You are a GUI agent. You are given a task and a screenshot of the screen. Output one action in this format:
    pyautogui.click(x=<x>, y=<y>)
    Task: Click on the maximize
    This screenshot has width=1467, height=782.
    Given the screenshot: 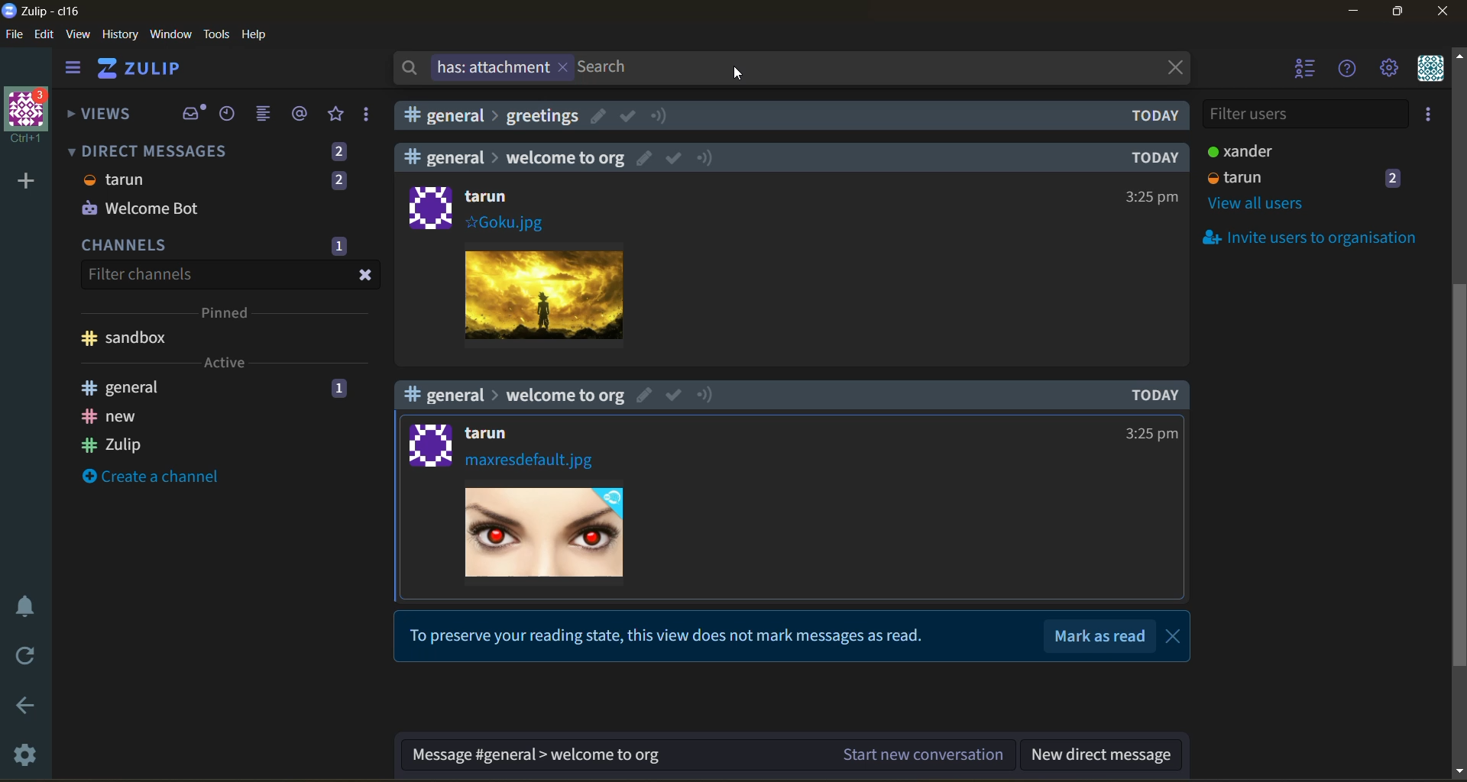 What is the action you would take?
    pyautogui.click(x=1401, y=11)
    